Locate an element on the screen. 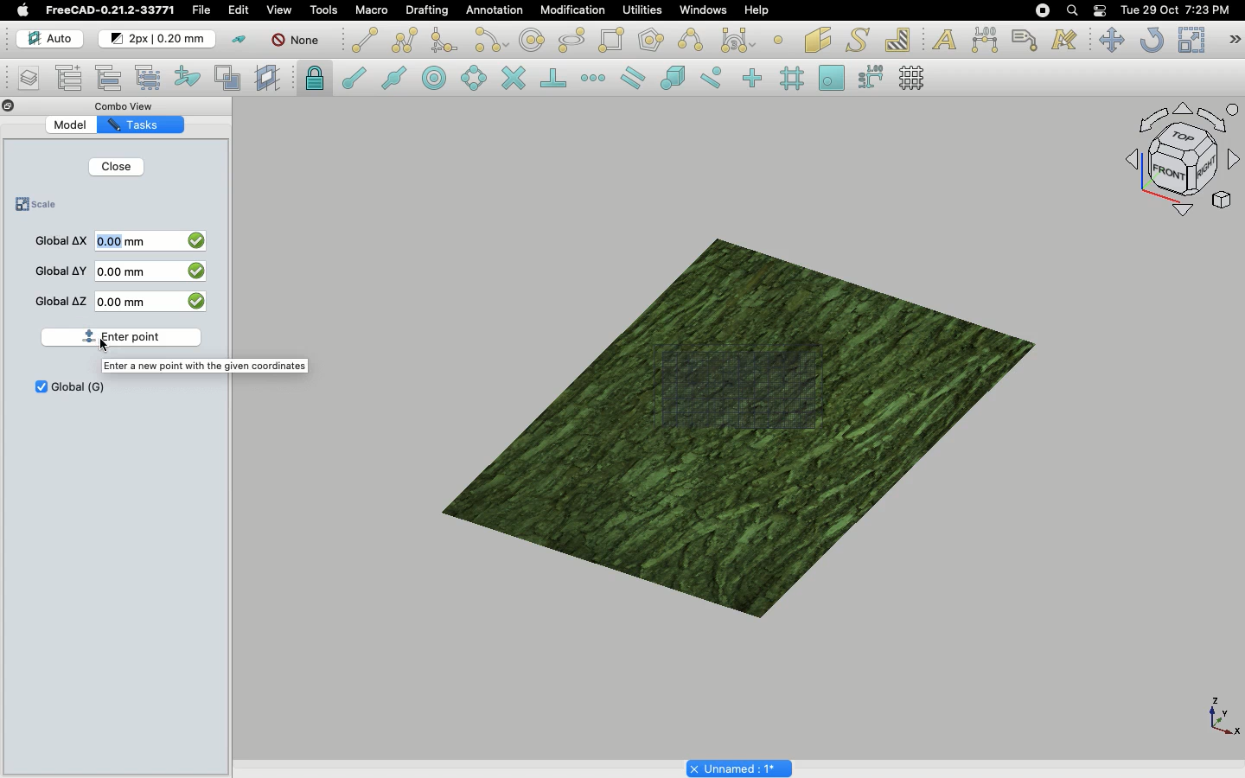  Notification is located at coordinates (1101, 10).